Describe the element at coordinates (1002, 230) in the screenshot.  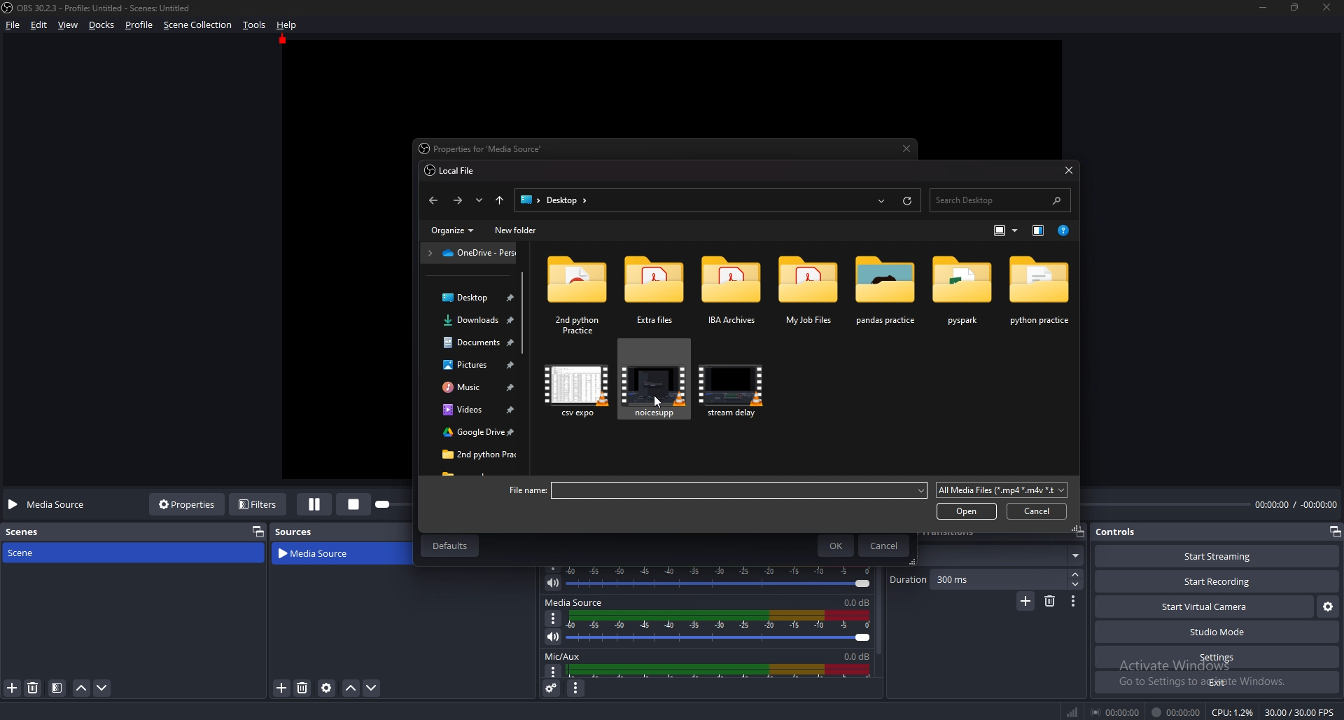
I see `Change view` at that location.